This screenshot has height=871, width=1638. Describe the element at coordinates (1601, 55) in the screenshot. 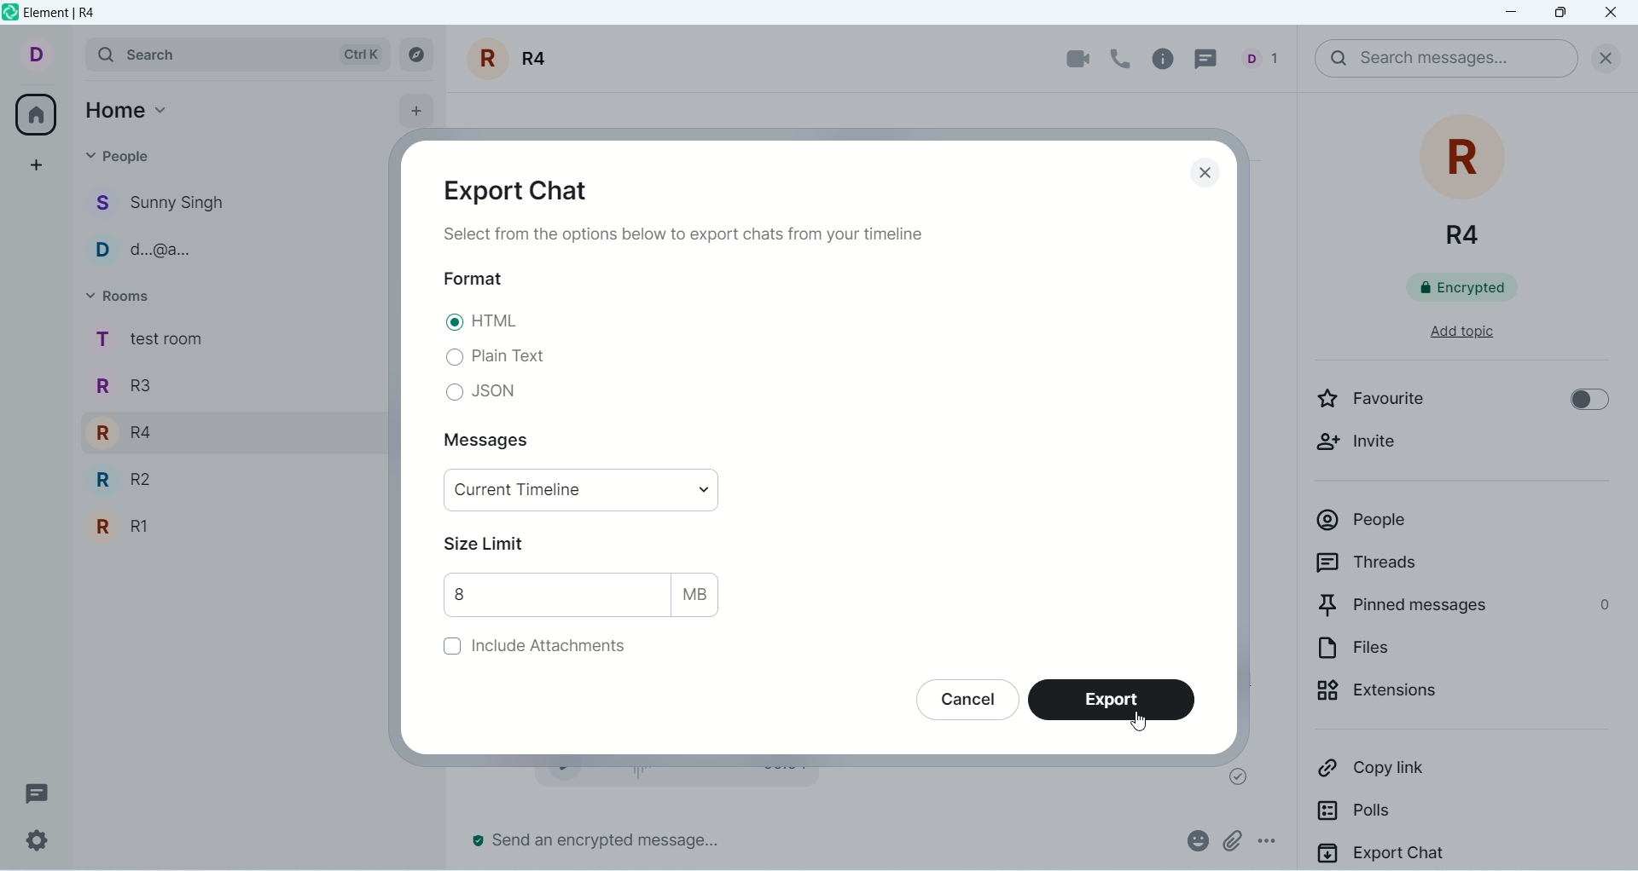

I see `close` at that location.